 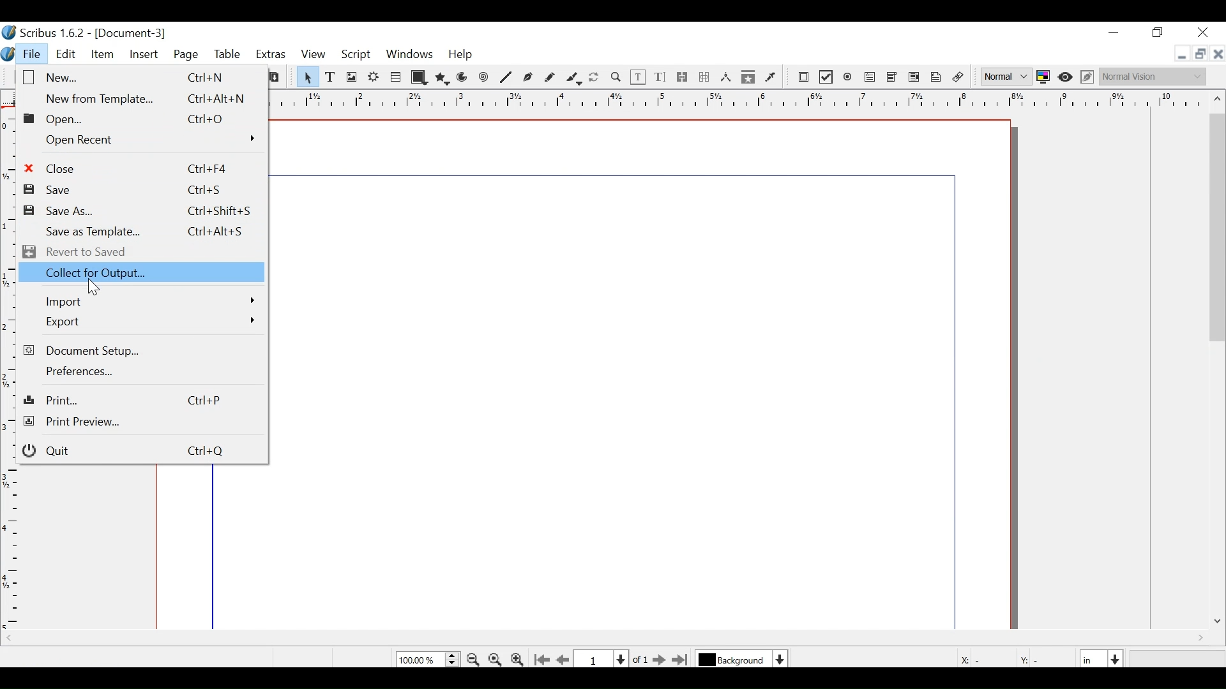 I want to click on Select Image Preview, so click(x=1006, y=77).